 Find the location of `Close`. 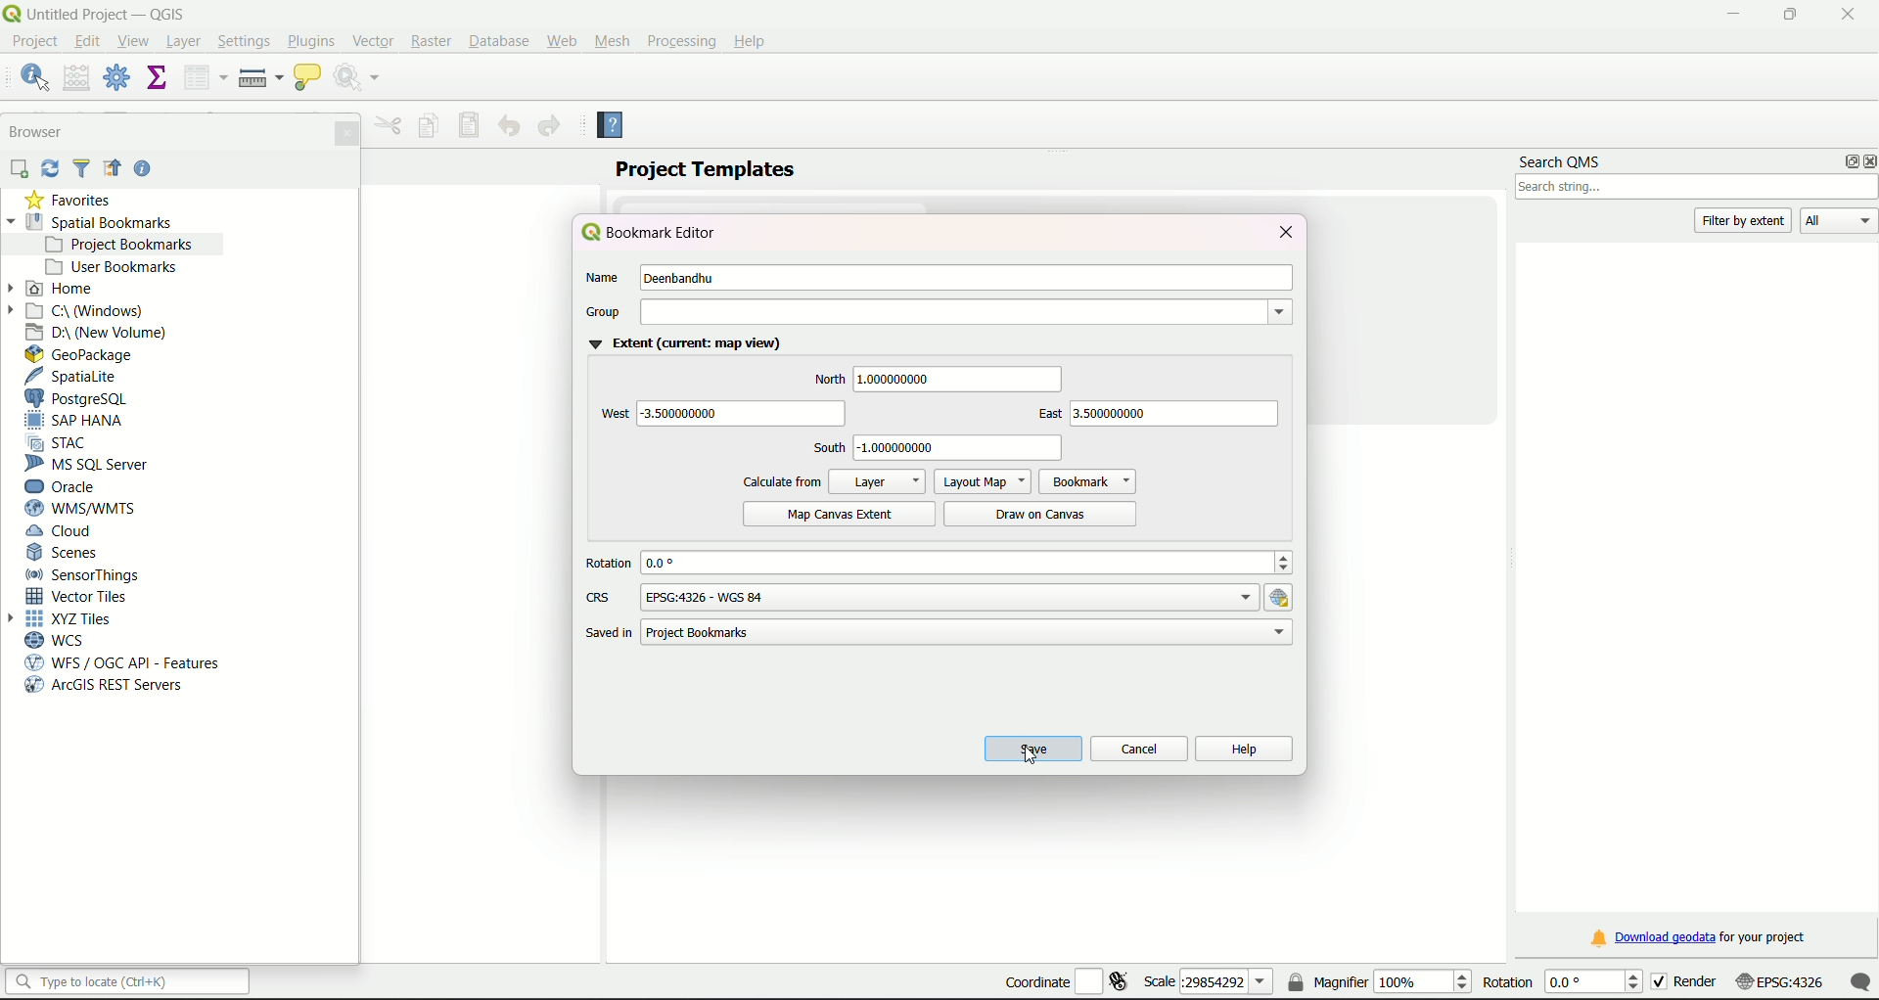

Close is located at coordinates (344, 133).